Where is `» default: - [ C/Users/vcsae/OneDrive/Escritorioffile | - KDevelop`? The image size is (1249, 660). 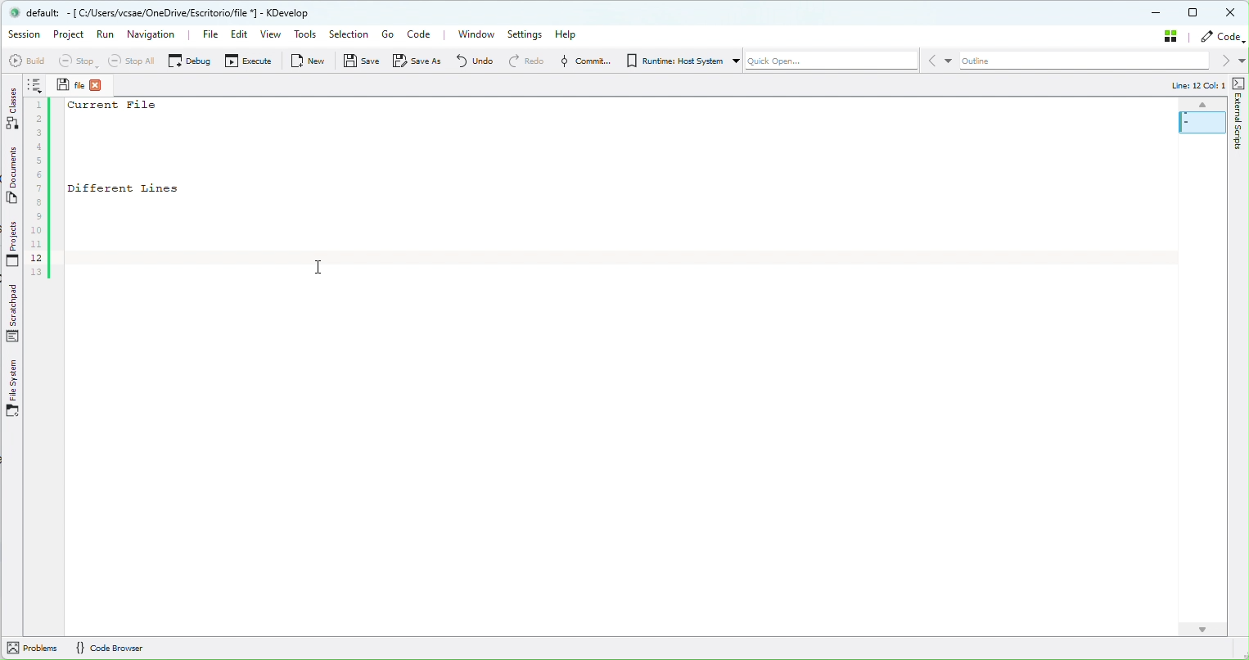
» default: - [ C/Users/vcsae/OneDrive/Escritorioffile | - KDevelop is located at coordinates (172, 14).